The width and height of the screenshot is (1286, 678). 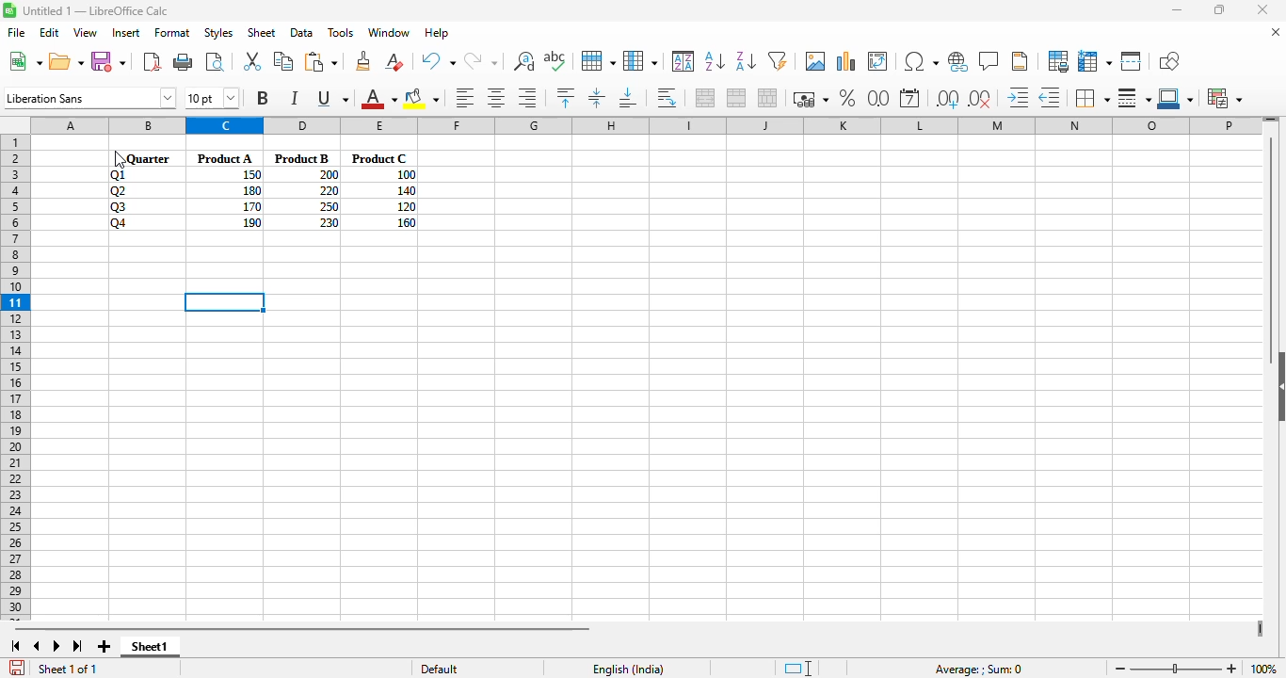 I want to click on columns, so click(x=646, y=125).